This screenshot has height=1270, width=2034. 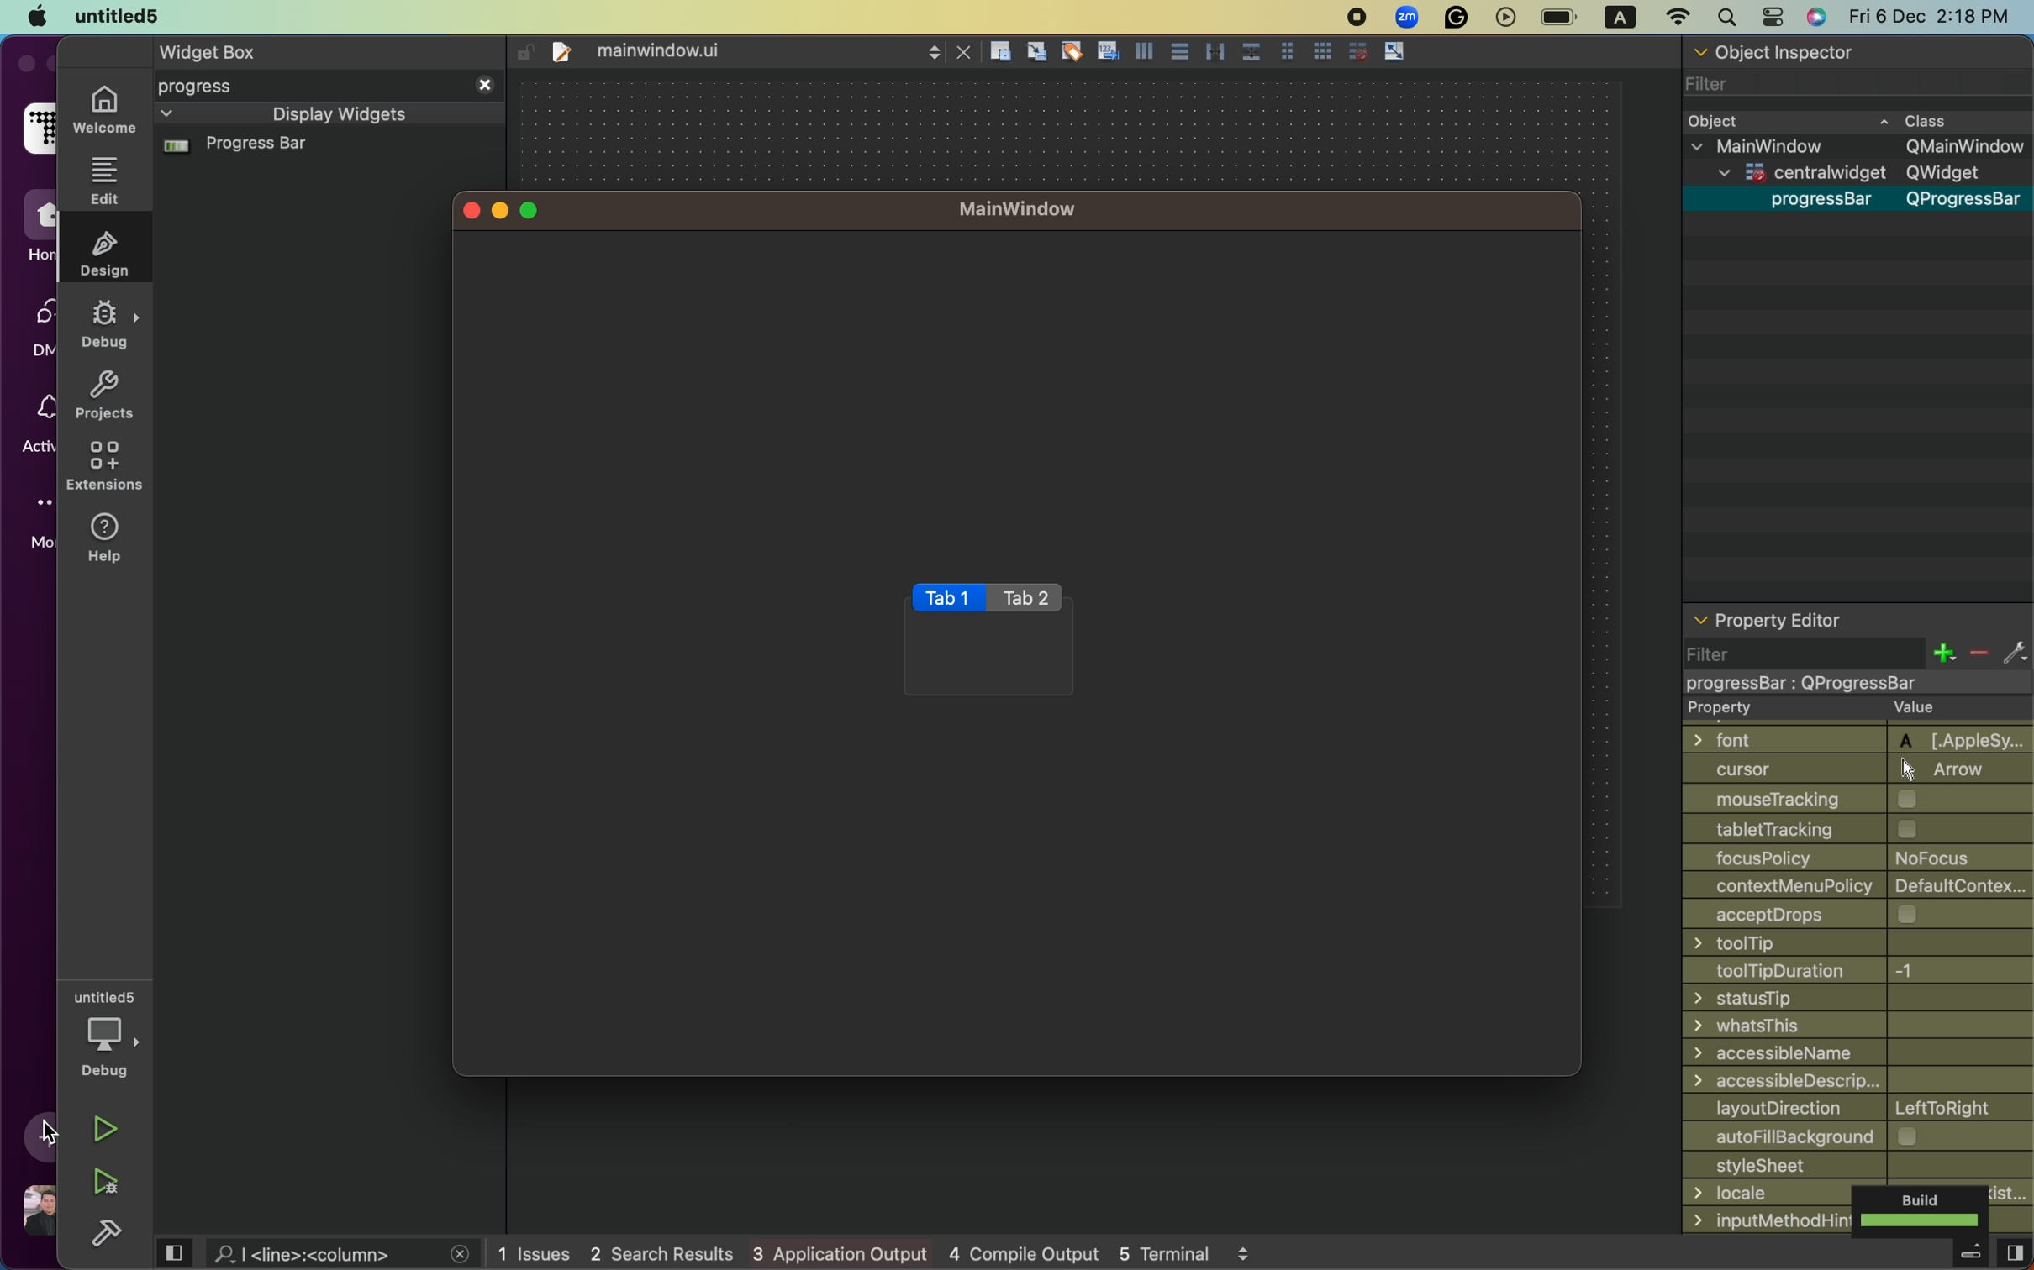 I want to click on Property value, so click(x=1860, y=711).